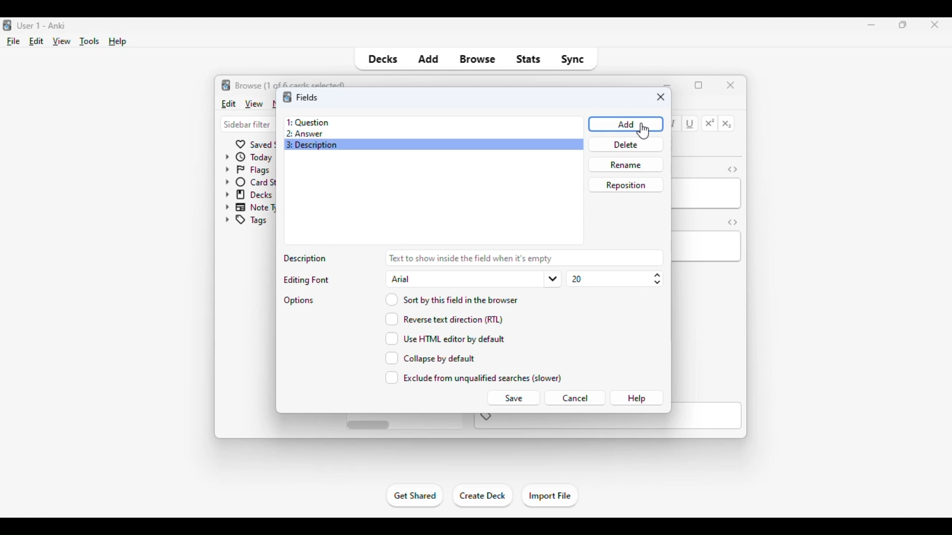  I want to click on stats, so click(529, 59).